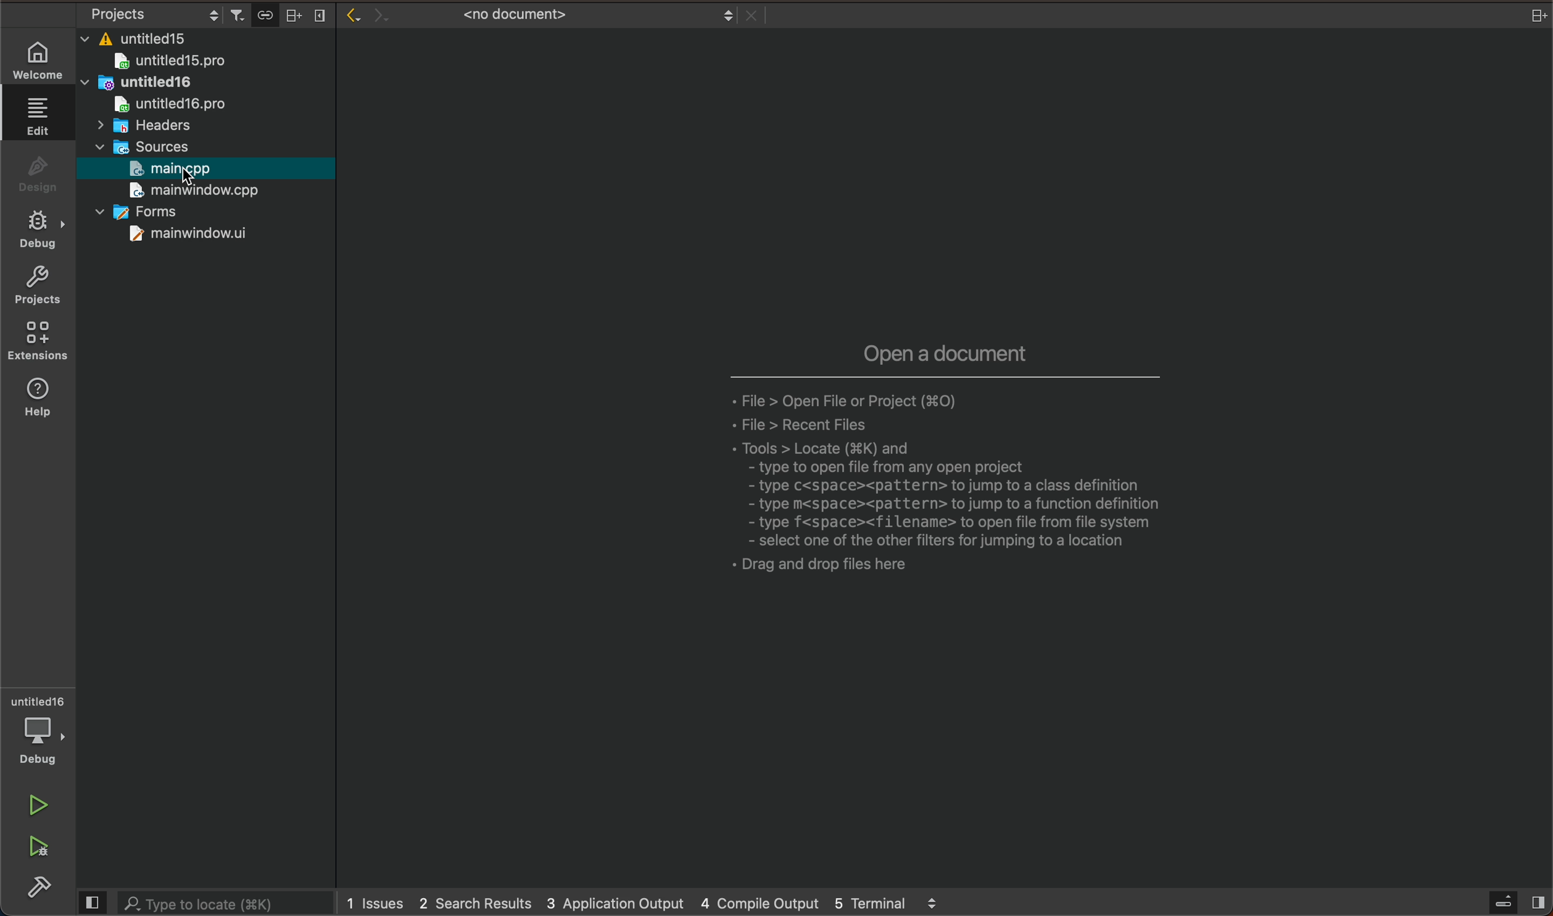 This screenshot has height=916, width=1553. What do you see at coordinates (36, 287) in the screenshot?
I see `projects` at bounding box center [36, 287].